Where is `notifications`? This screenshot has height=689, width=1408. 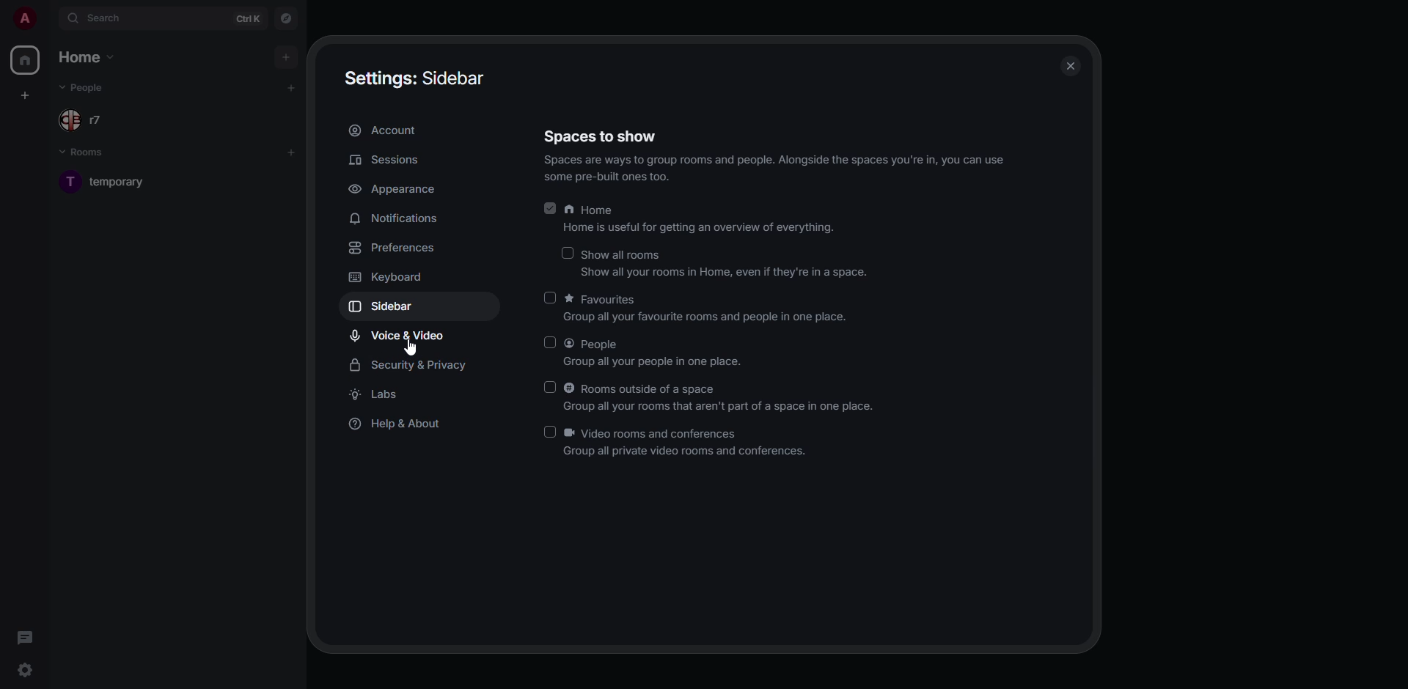
notifications is located at coordinates (403, 219).